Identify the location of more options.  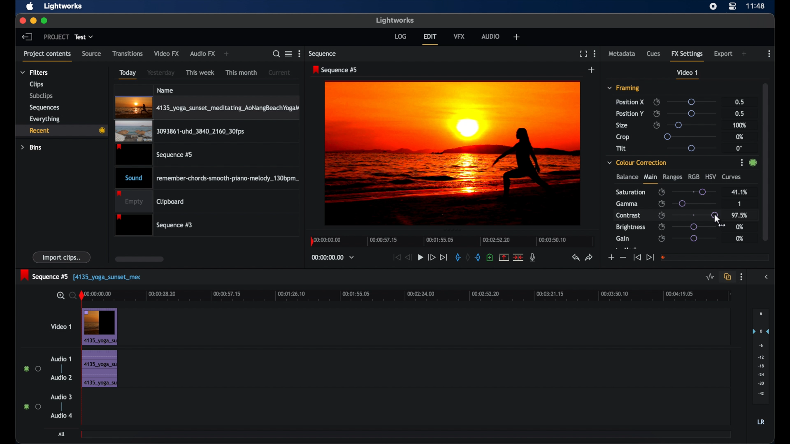
(299, 54).